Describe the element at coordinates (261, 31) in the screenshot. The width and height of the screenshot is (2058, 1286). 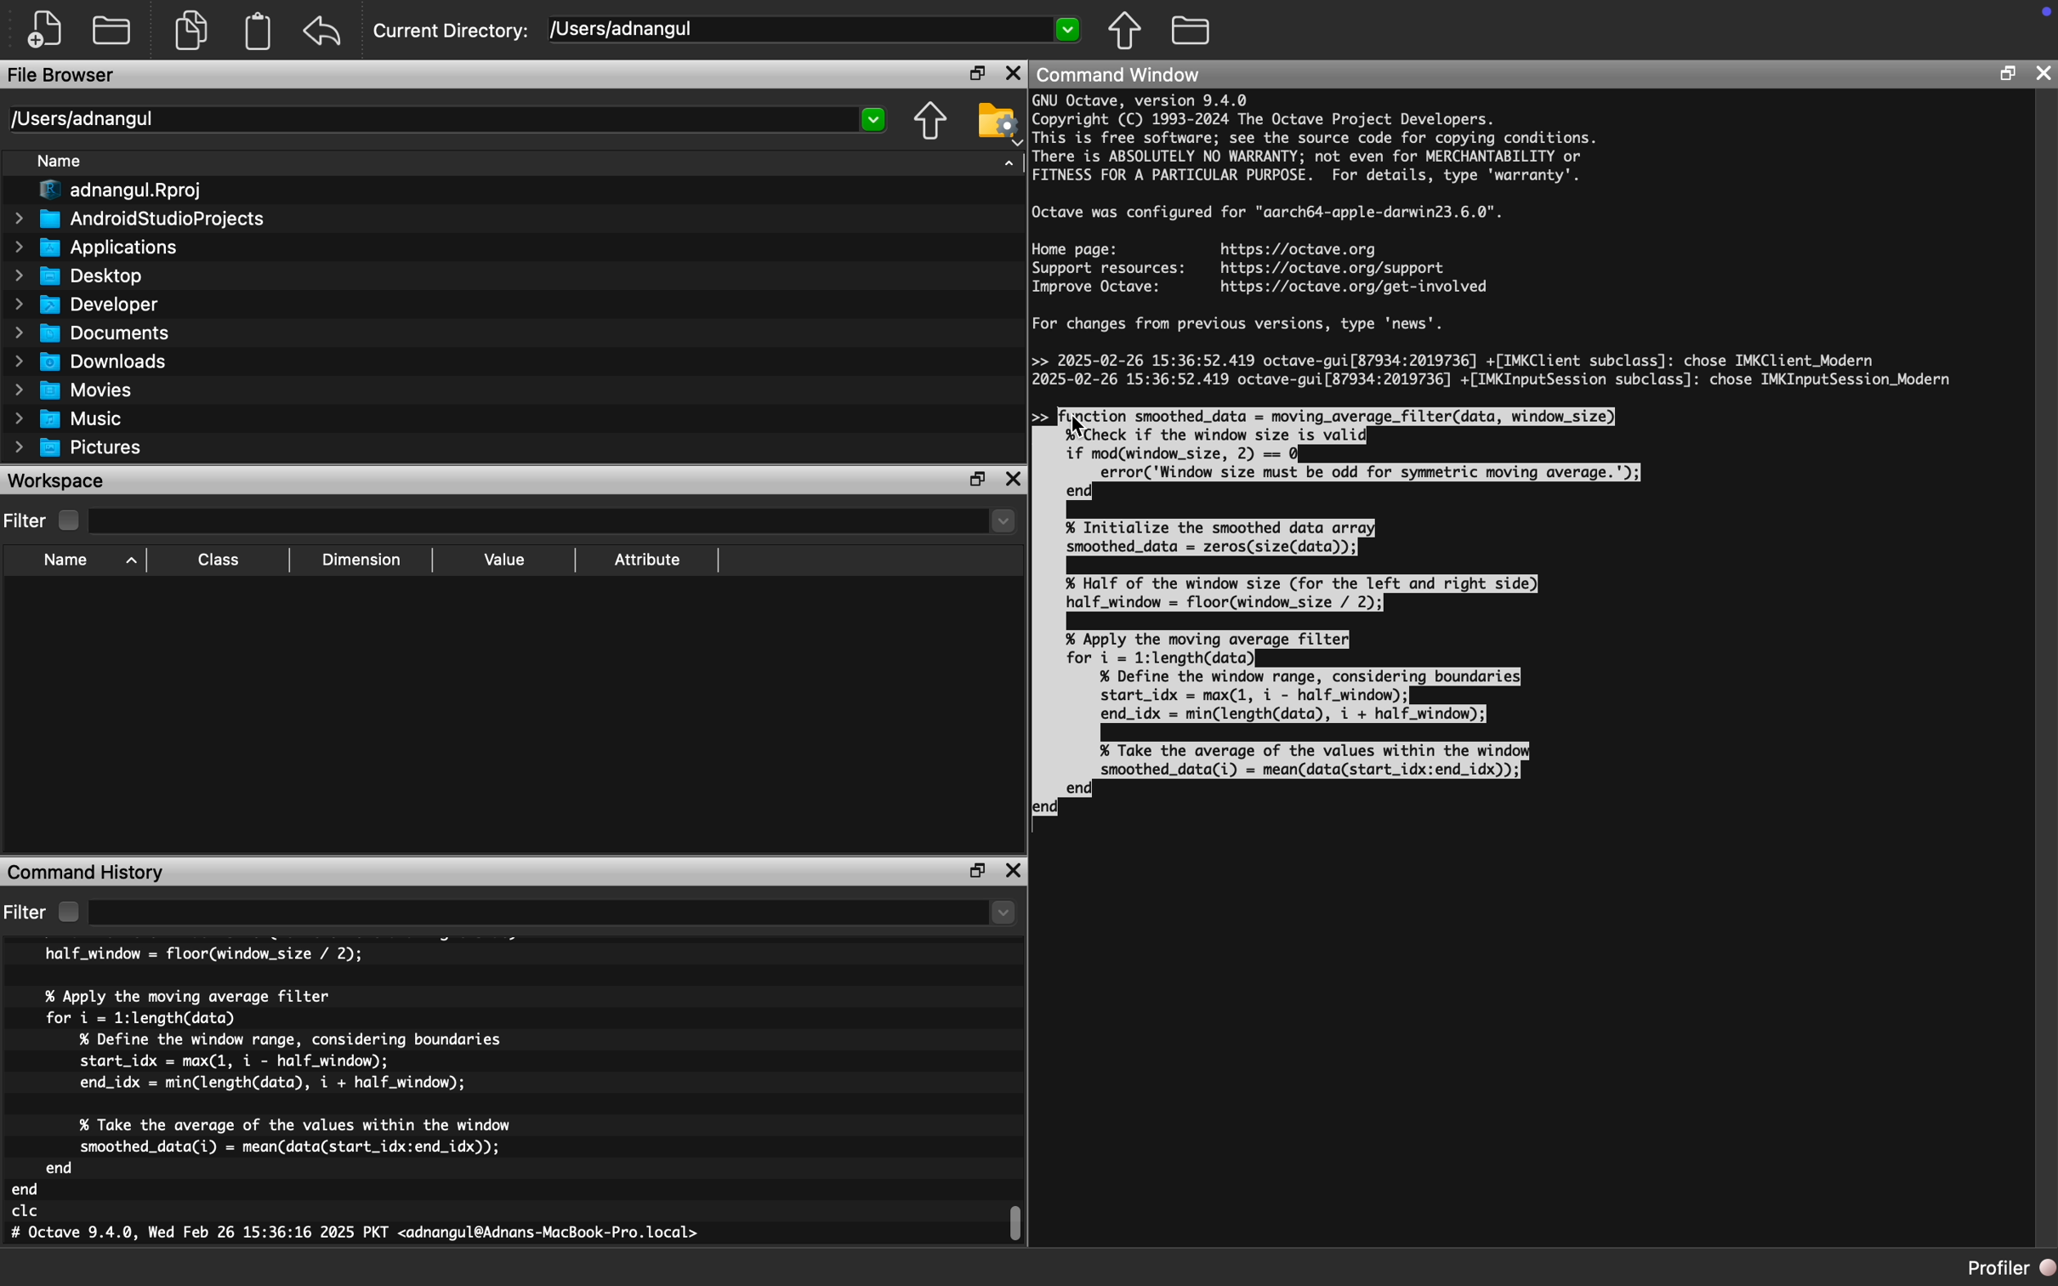
I see `Clipboard` at that location.